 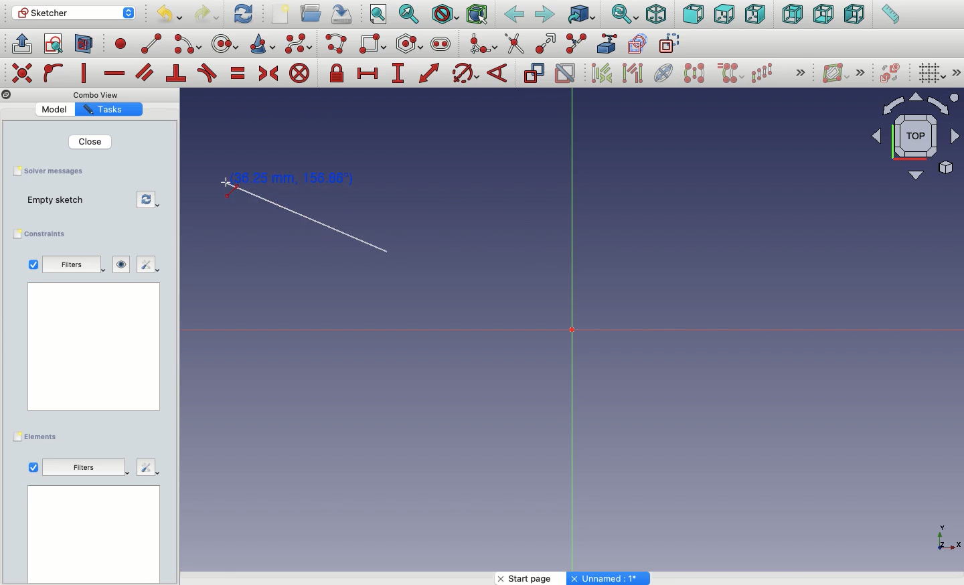 What do you see at coordinates (791, 15) in the screenshot?
I see `Rear` at bounding box center [791, 15].